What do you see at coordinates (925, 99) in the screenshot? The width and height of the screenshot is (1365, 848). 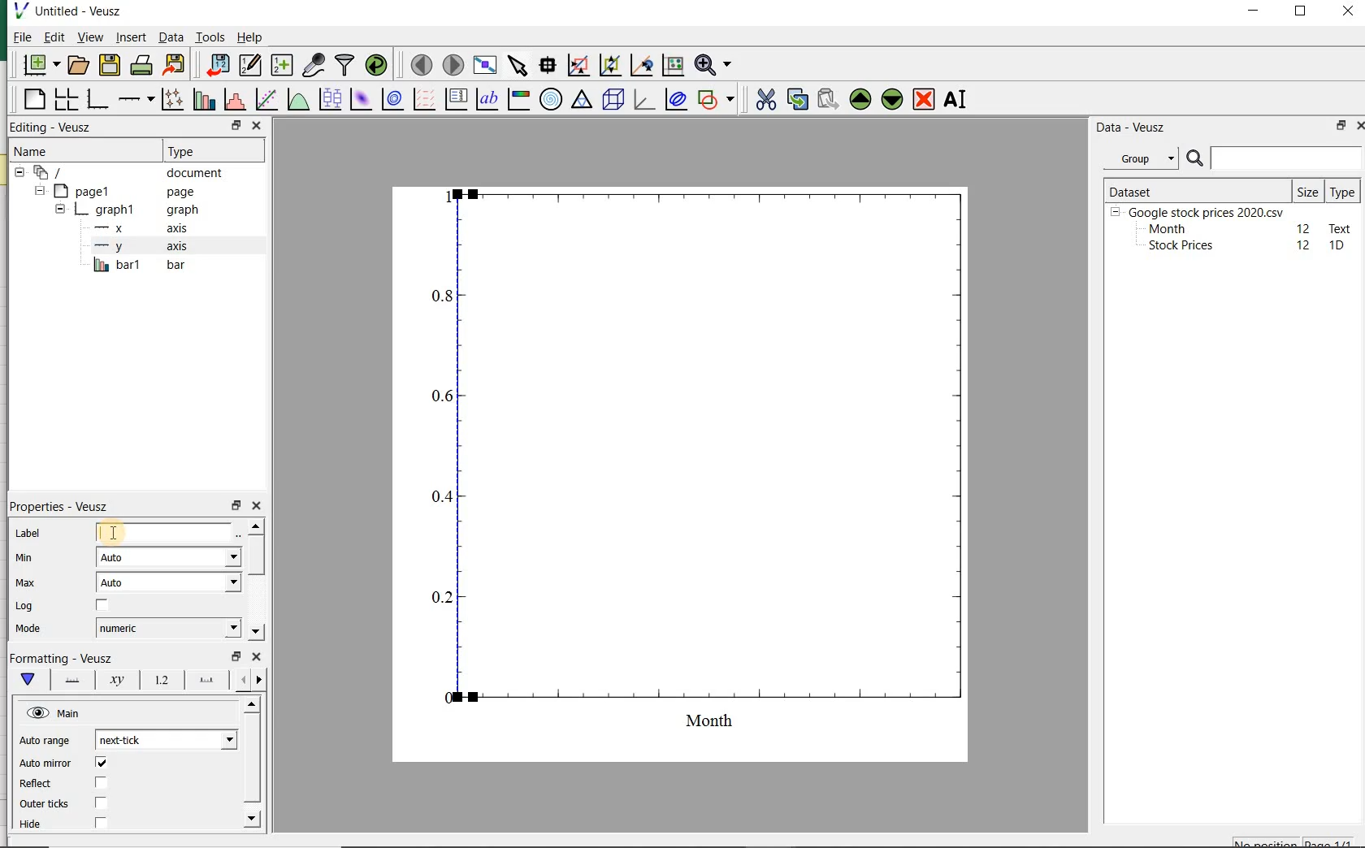 I see `remove the selected widget` at bounding box center [925, 99].